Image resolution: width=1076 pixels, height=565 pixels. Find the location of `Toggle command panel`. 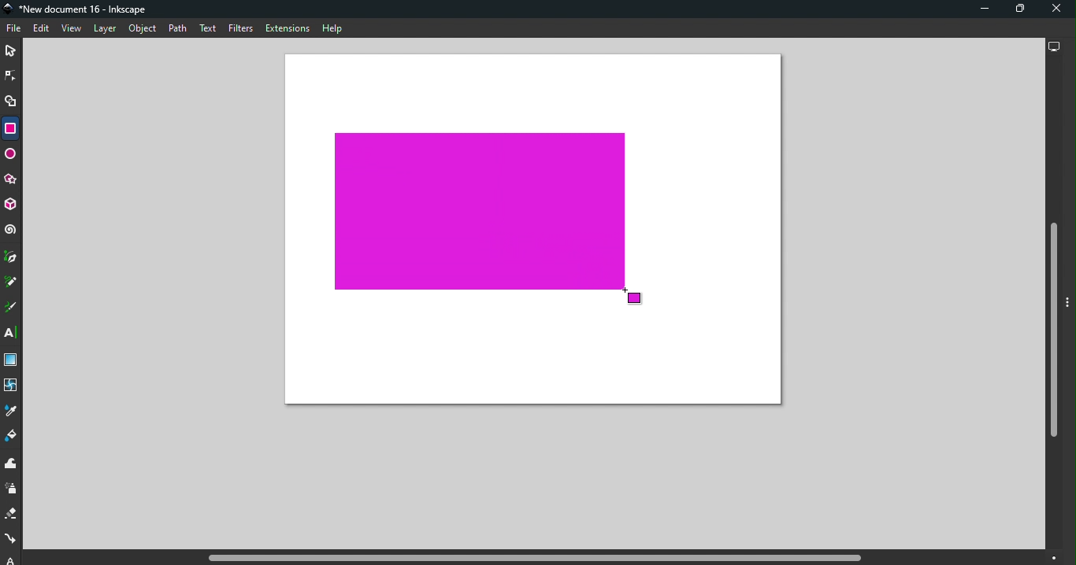

Toggle command panel is located at coordinates (1070, 304).